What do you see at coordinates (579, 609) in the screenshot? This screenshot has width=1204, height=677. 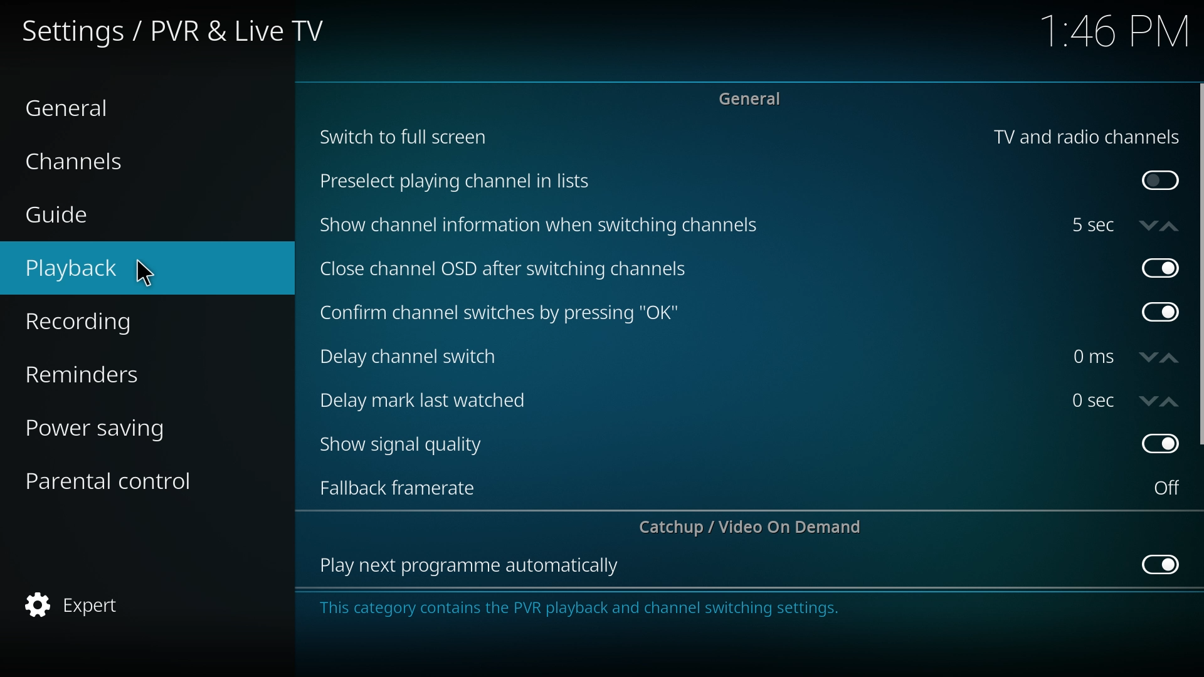 I see `info` at bounding box center [579, 609].